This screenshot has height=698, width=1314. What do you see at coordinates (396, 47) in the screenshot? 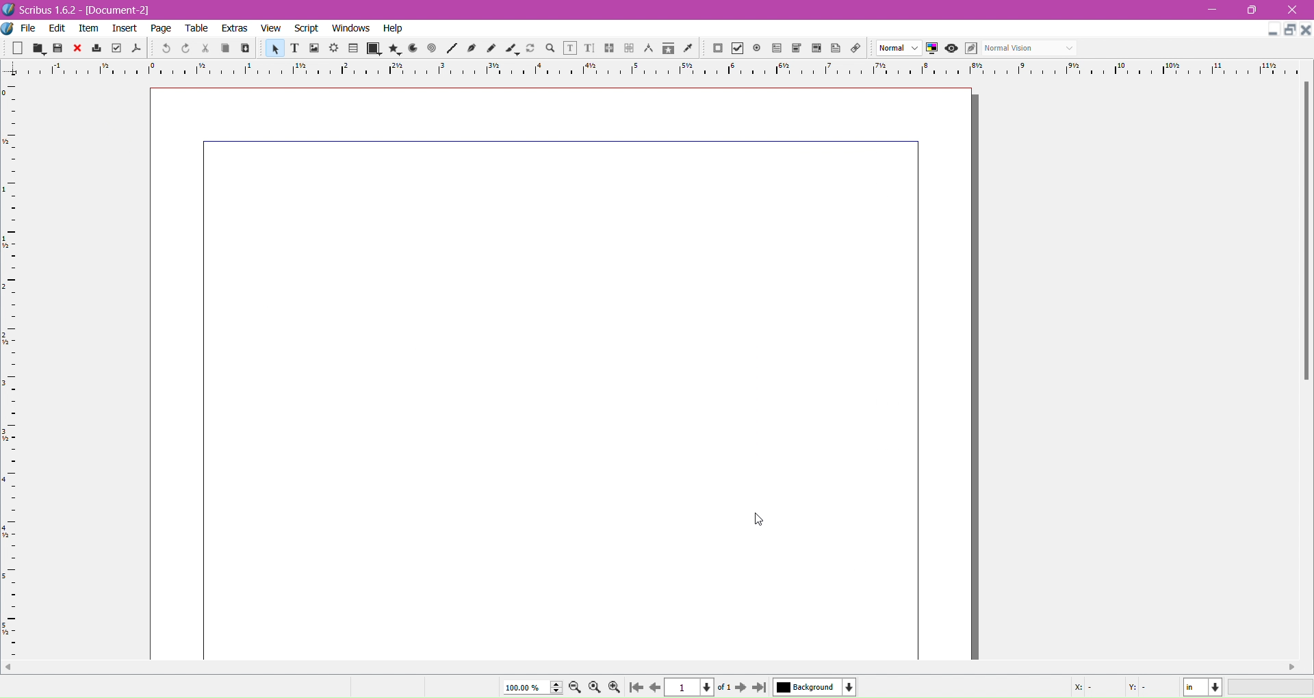
I see `icon` at bounding box center [396, 47].